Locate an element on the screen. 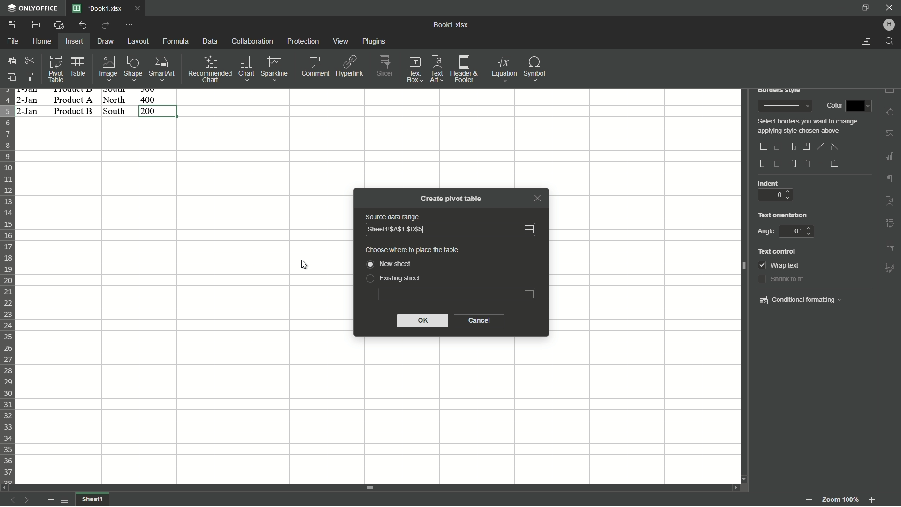  angle is located at coordinates (767, 232).